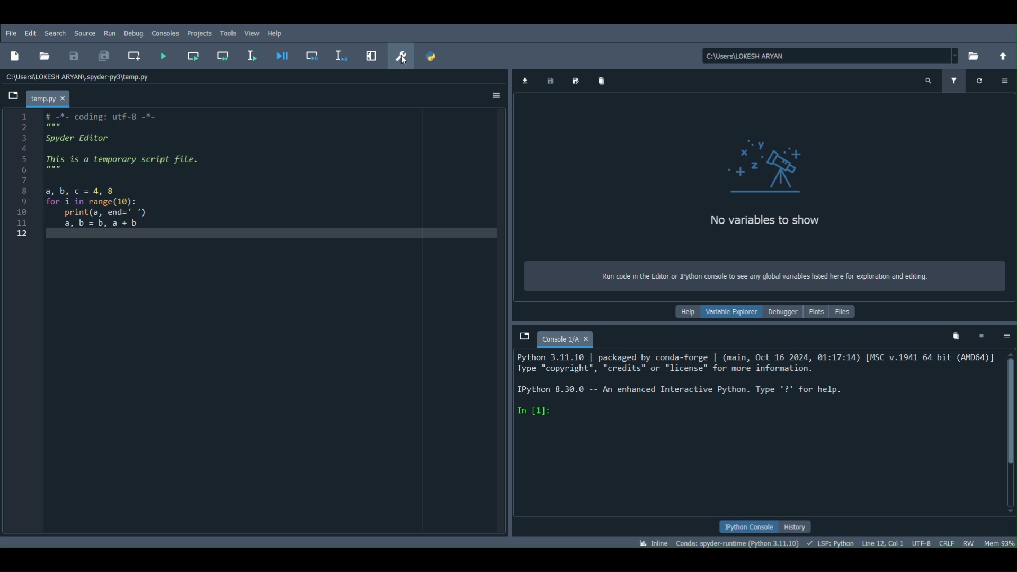 The height and width of the screenshot is (572, 1017). I want to click on Help, so click(684, 311).